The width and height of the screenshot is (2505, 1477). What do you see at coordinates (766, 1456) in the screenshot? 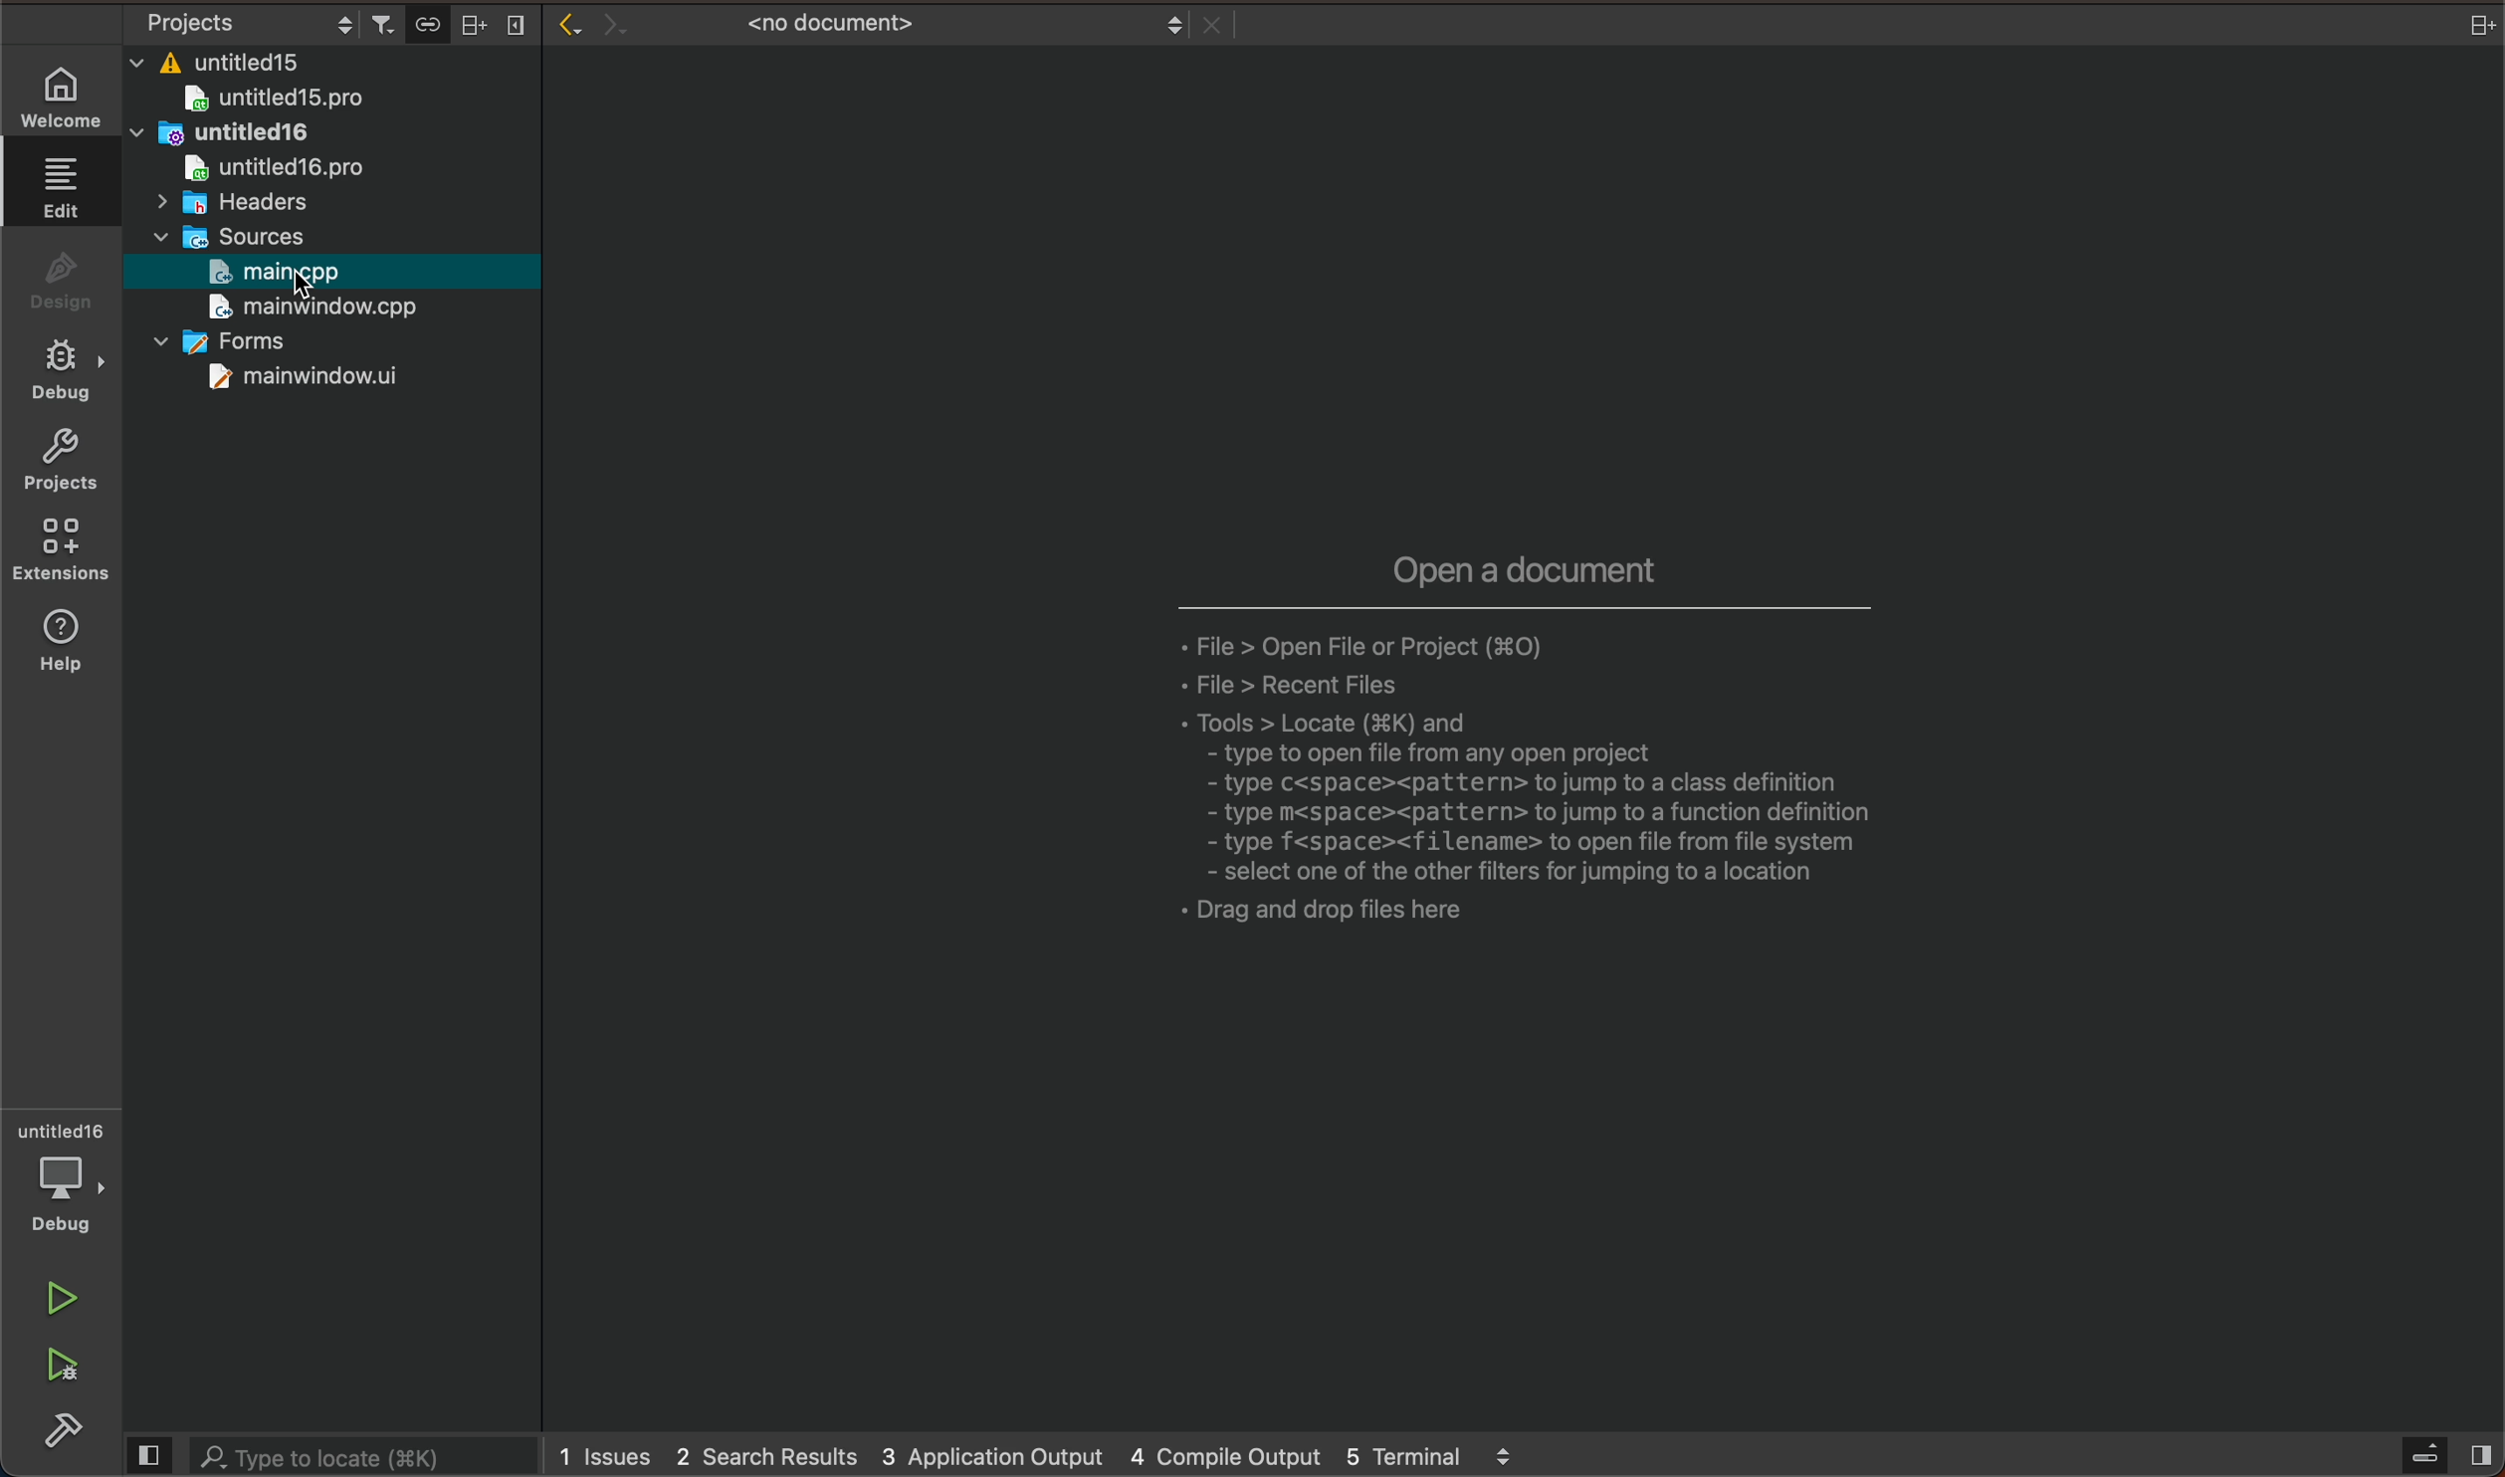
I see `2 search results` at bounding box center [766, 1456].